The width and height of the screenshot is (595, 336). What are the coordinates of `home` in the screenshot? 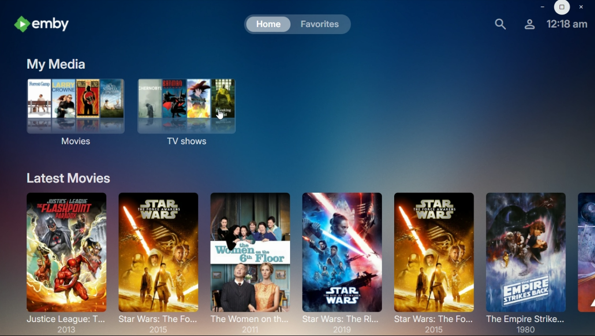 It's located at (269, 25).